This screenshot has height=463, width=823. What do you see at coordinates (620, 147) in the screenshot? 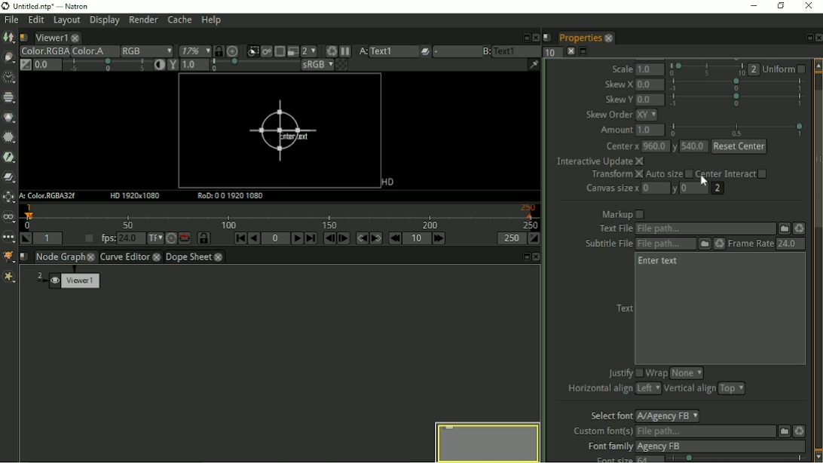
I see `Center` at bounding box center [620, 147].